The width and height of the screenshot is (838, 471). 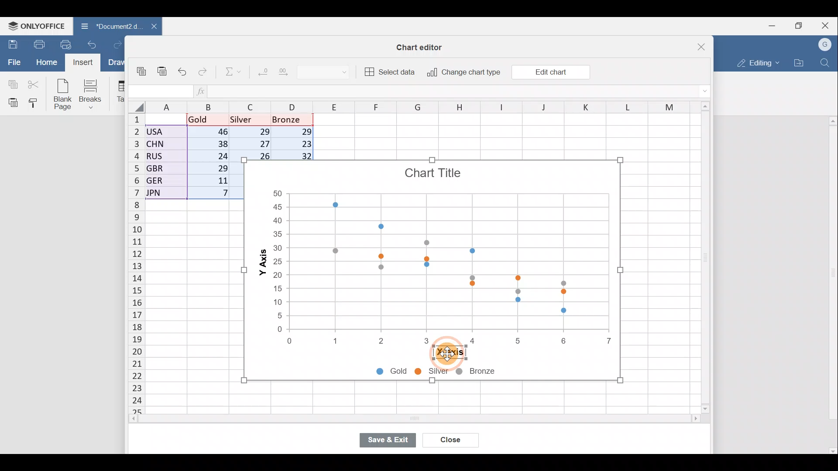 I want to click on Edit chart, so click(x=550, y=72).